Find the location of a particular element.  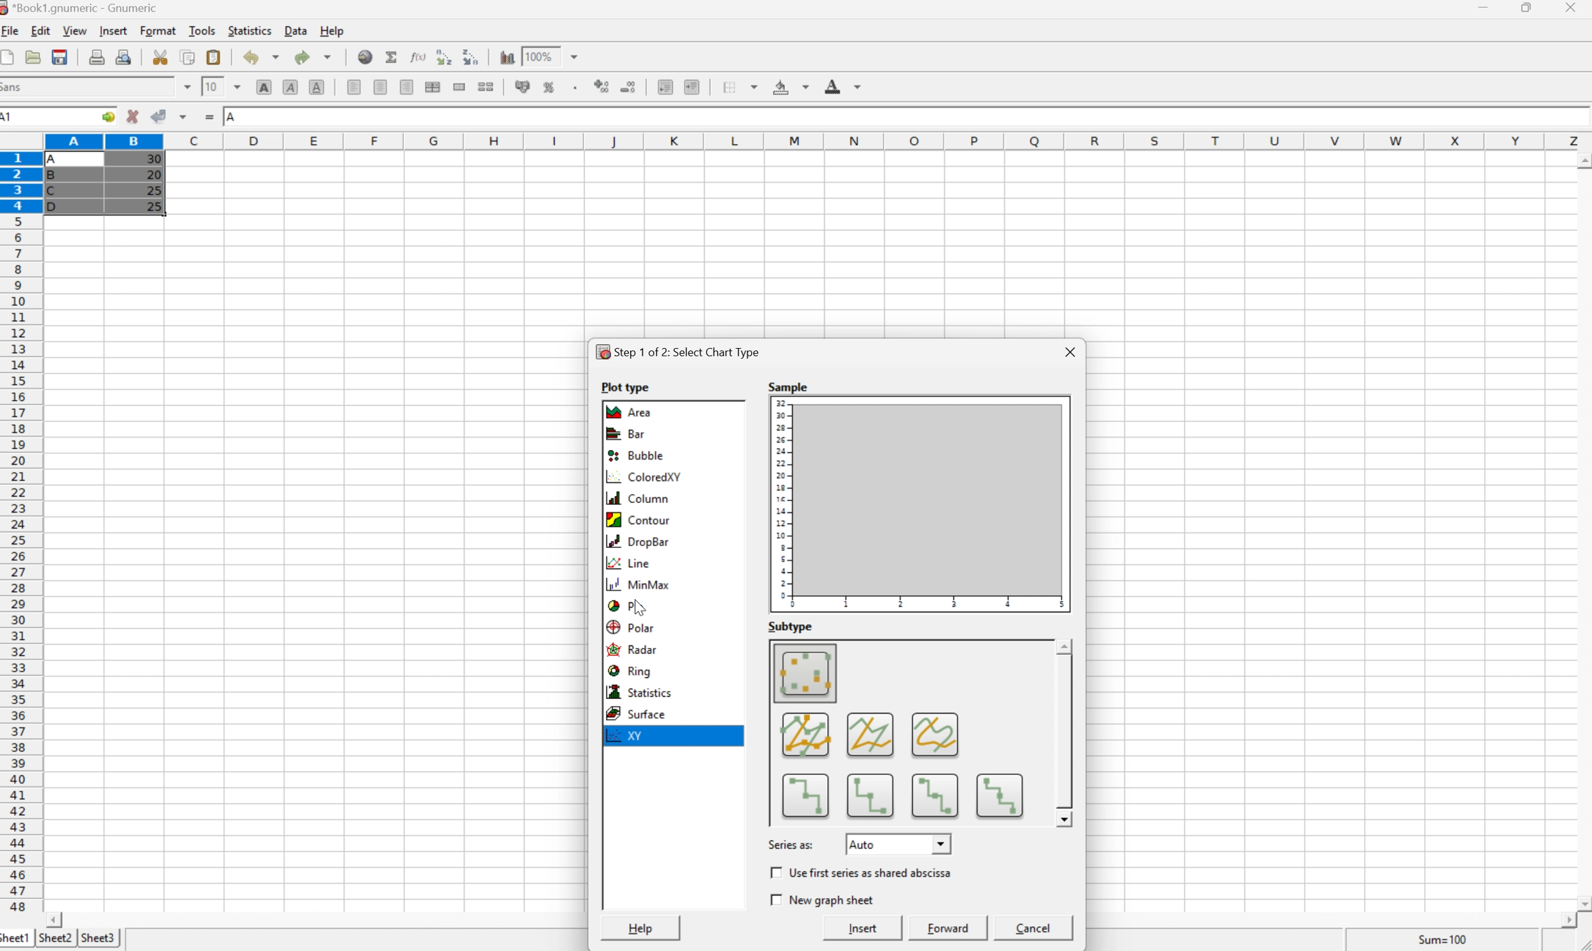

ColoredXY is located at coordinates (643, 478).